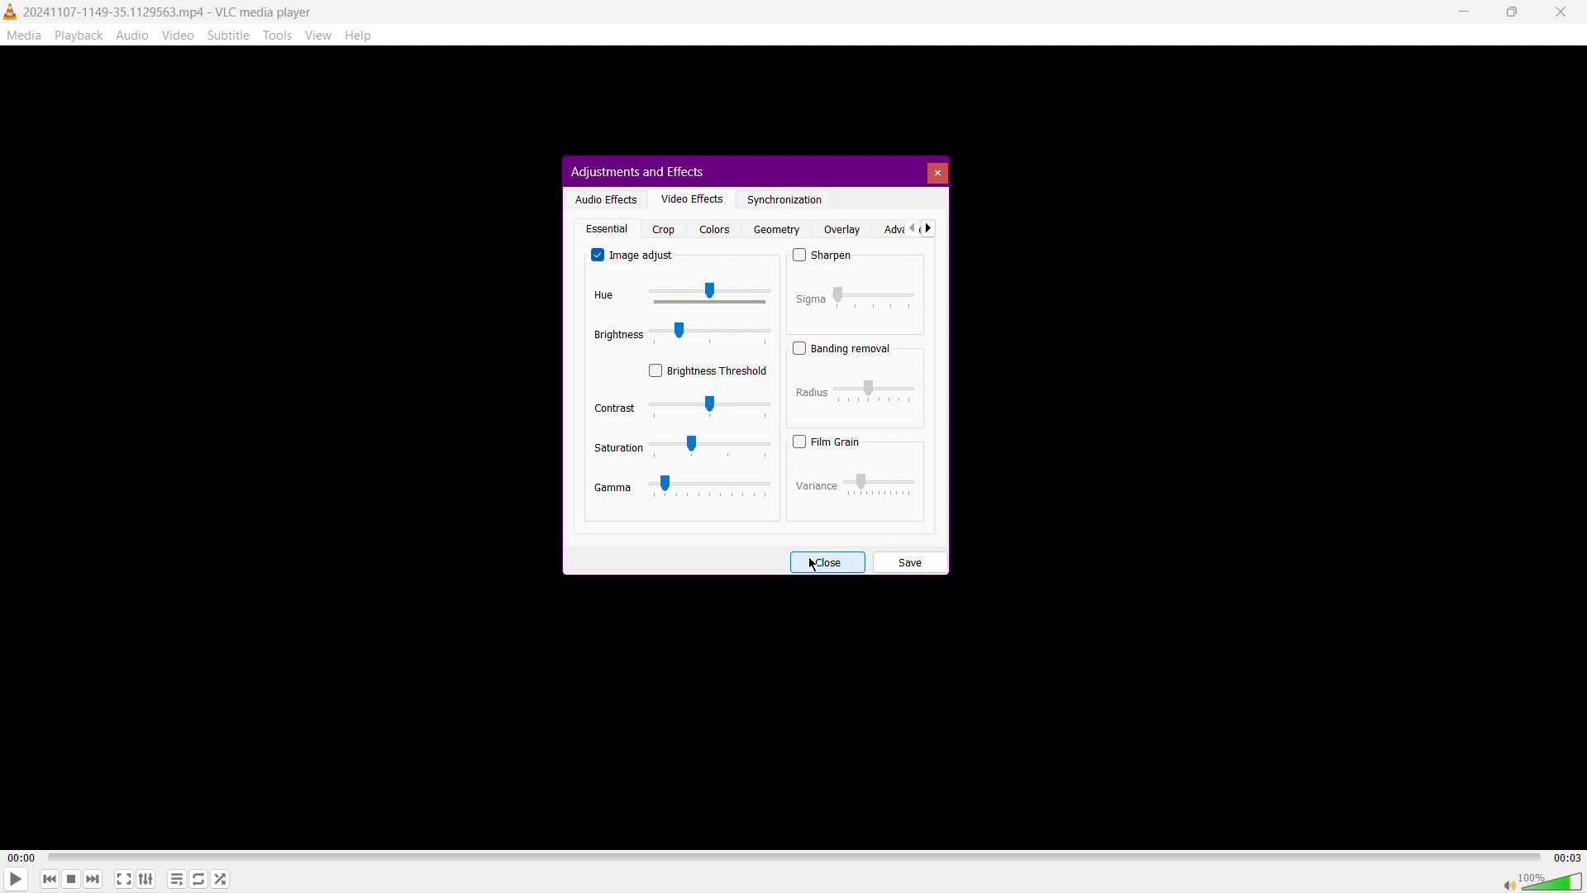  I want to click on 2024107-1149-35.1129563.mp4 - VLC media player, so click(159, 10).